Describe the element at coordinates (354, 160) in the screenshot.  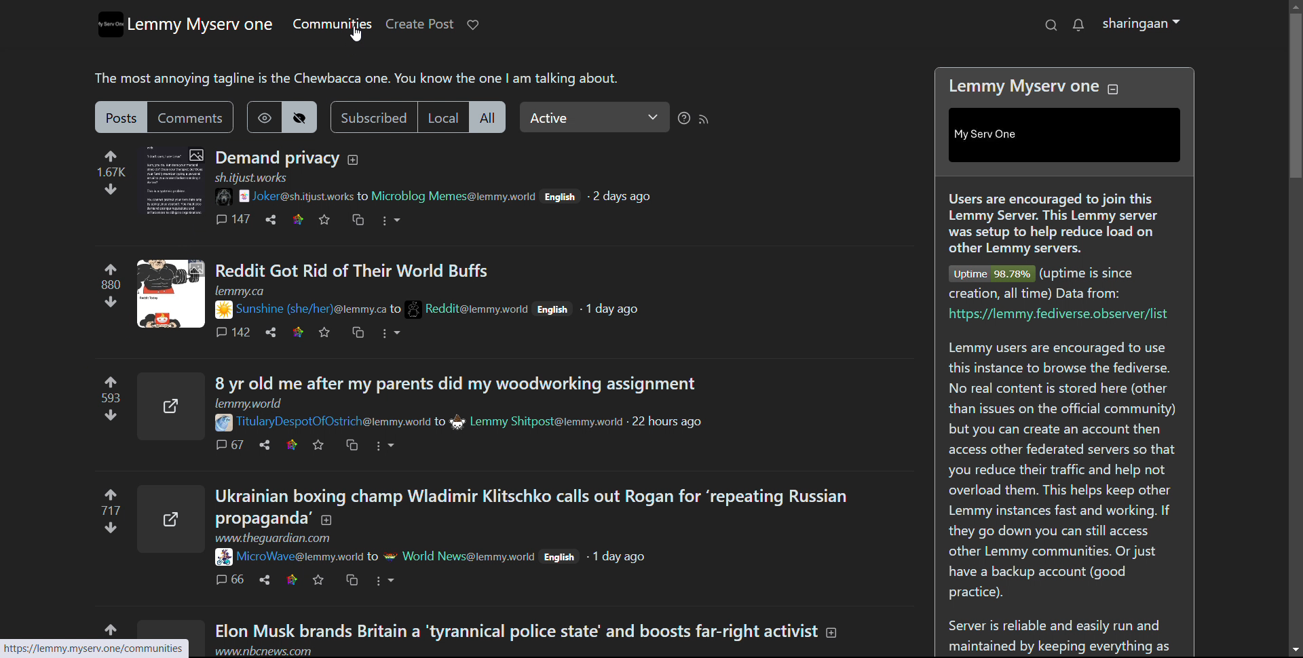
I see `expand` at that location.